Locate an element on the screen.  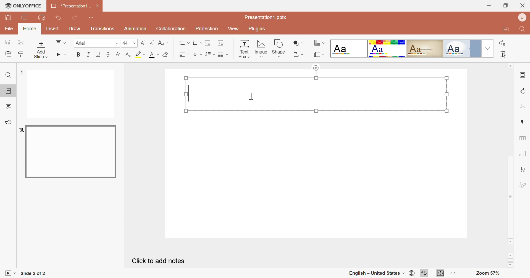
Increment font size is located at coordinates (143, 43).